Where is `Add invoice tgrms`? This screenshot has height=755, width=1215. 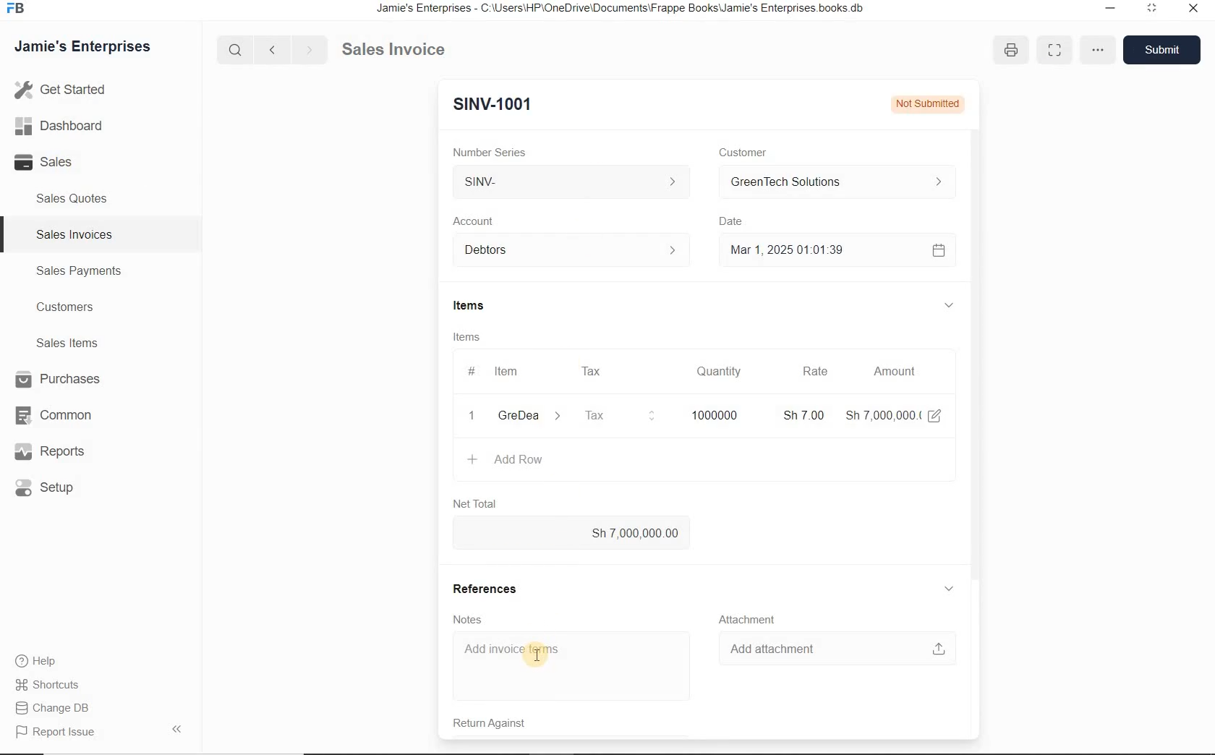 Add invoice tgrms is located at coordinates (568, 666).